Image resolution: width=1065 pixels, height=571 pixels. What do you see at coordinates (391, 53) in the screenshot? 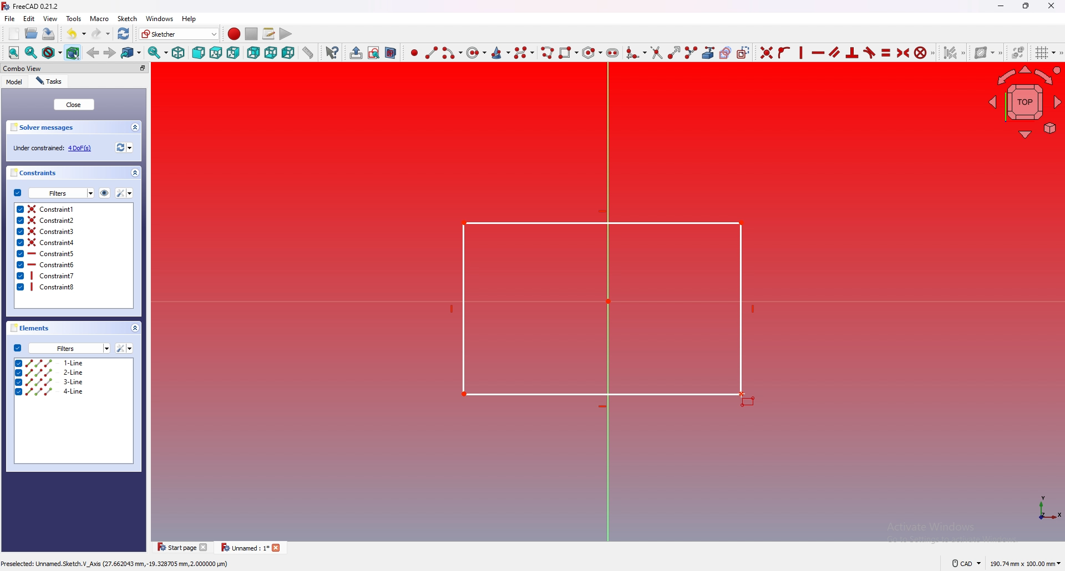
I see `view section` at bounding box center [391, 53].